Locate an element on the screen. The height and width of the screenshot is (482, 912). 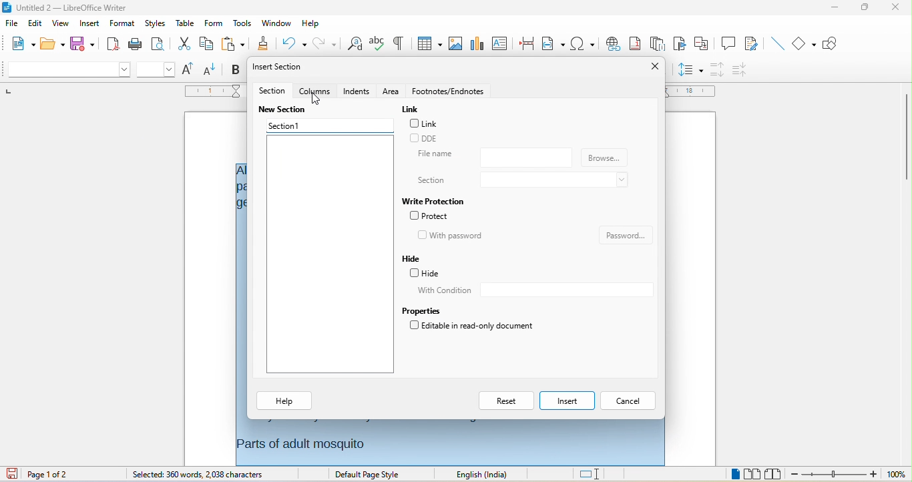
selected: 360 words,2038 characters is located at coordinates (197, 475).